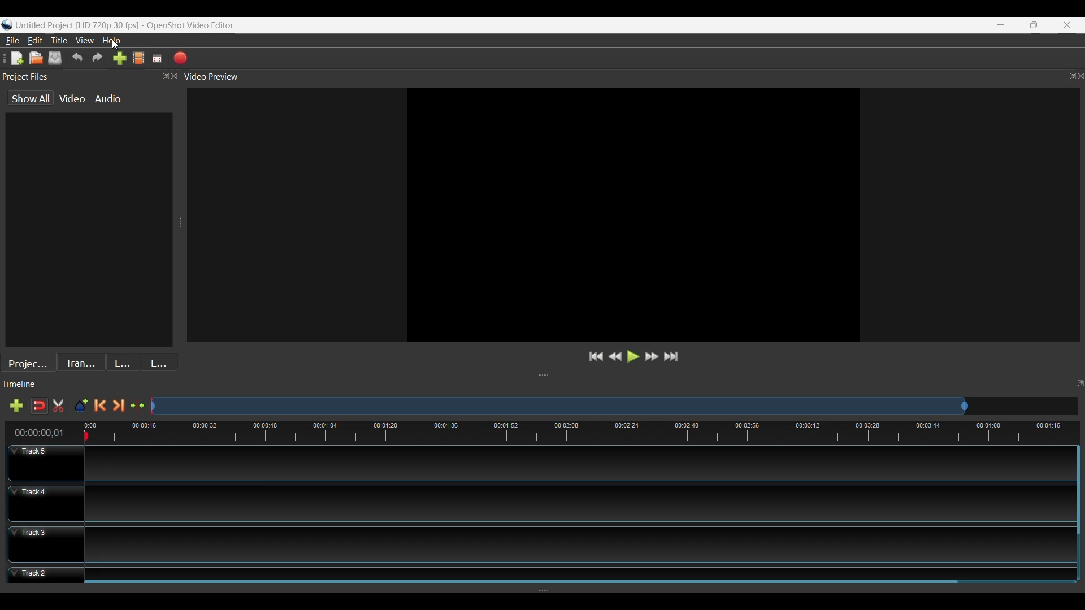  Describe the element at coordinates (157, 58) in the screenshot. I see `Full screen` at that location.